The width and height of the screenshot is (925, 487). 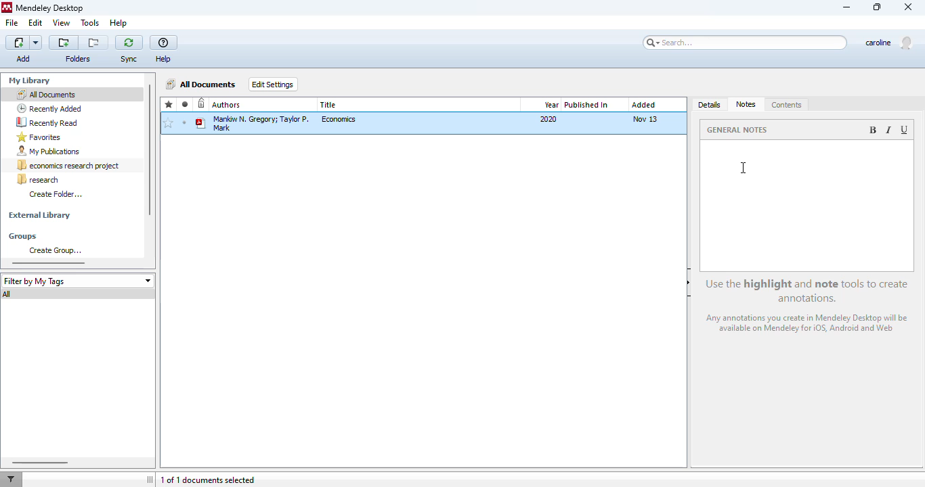 What do you see at coordinates (77, 59) in the screenshot?
I see `folder` at bounding box center [77, 59].